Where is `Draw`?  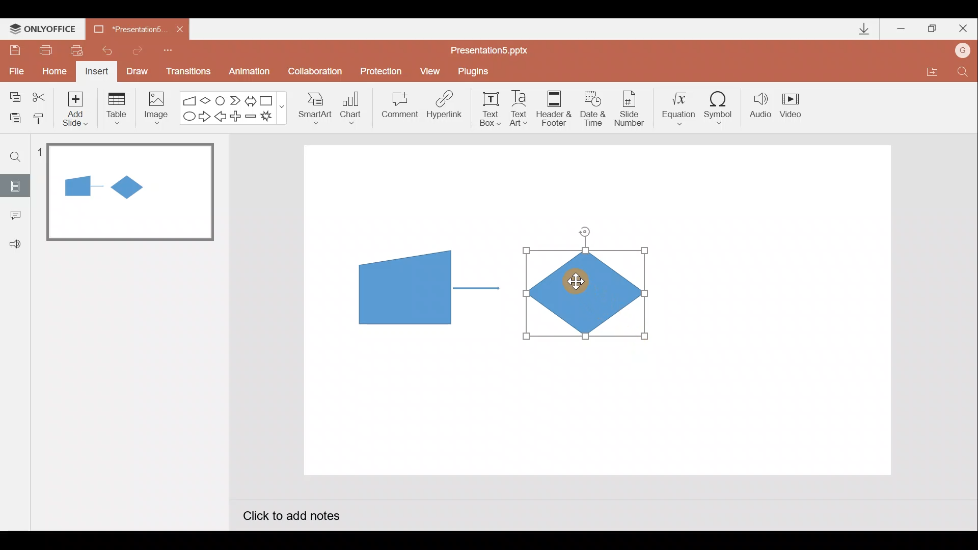
Draw is located at coordinates (138, 70).